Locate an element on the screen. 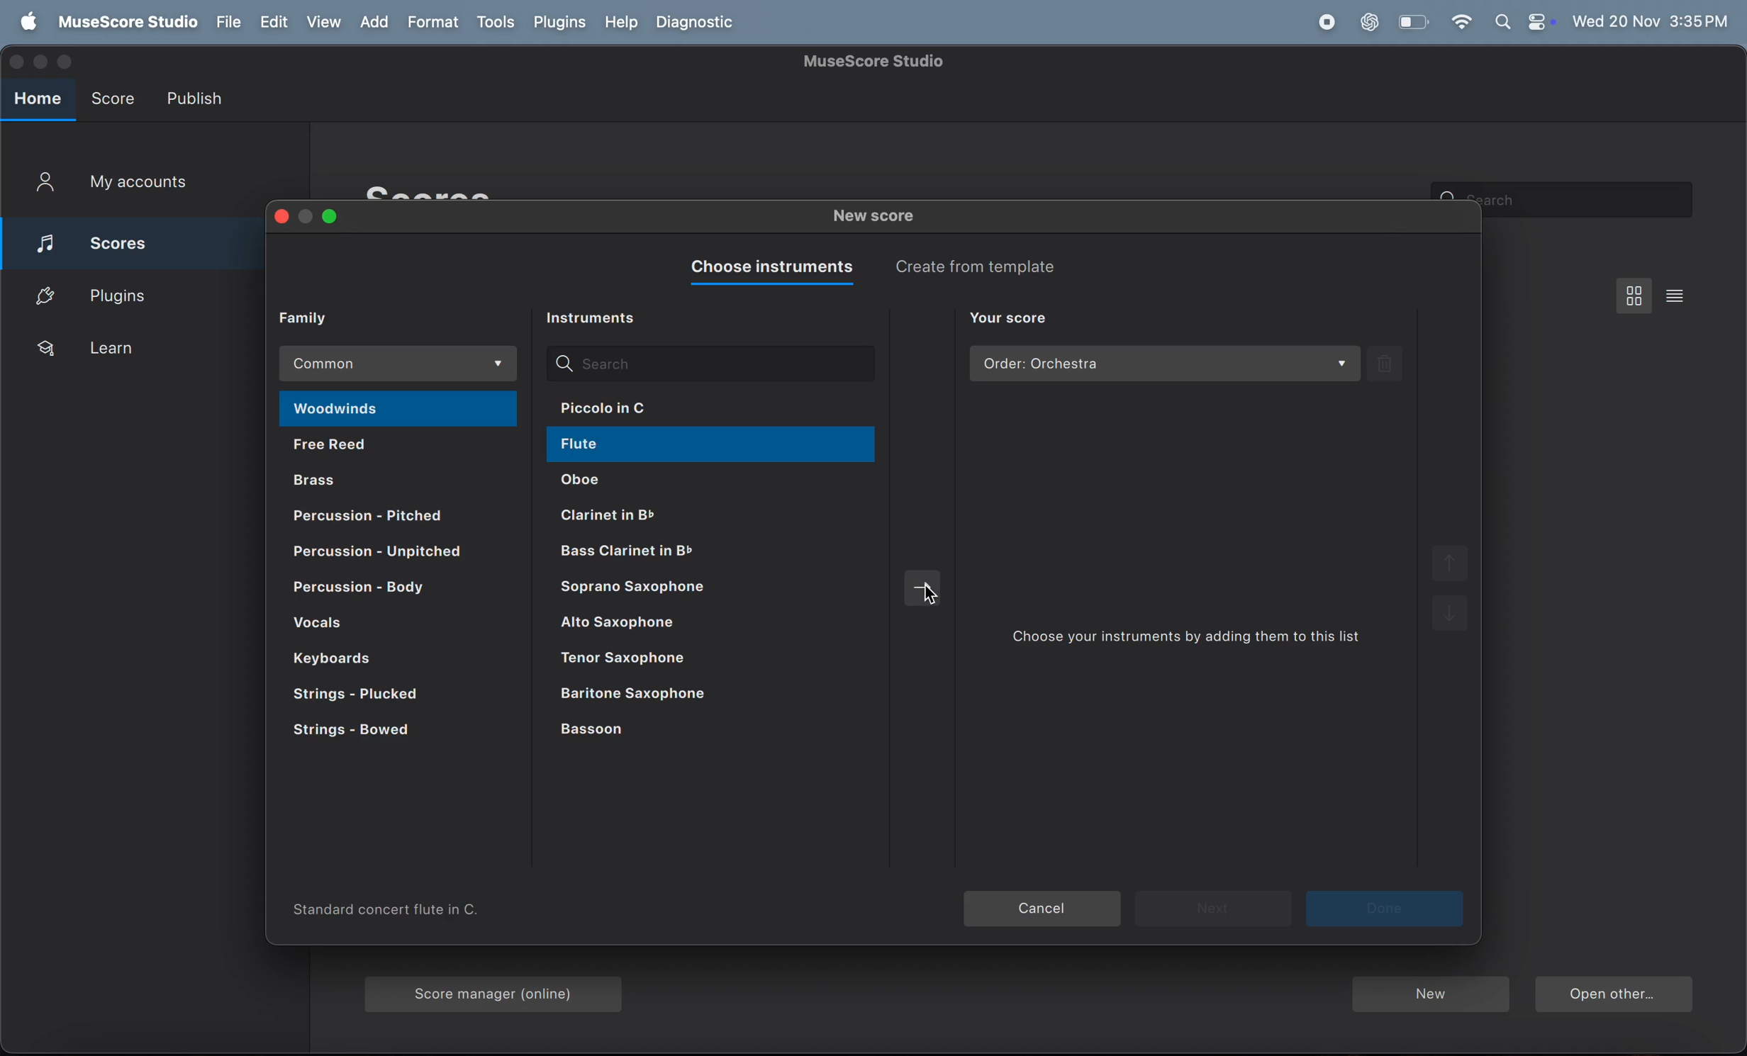  score is located at coordinates (112, 95).